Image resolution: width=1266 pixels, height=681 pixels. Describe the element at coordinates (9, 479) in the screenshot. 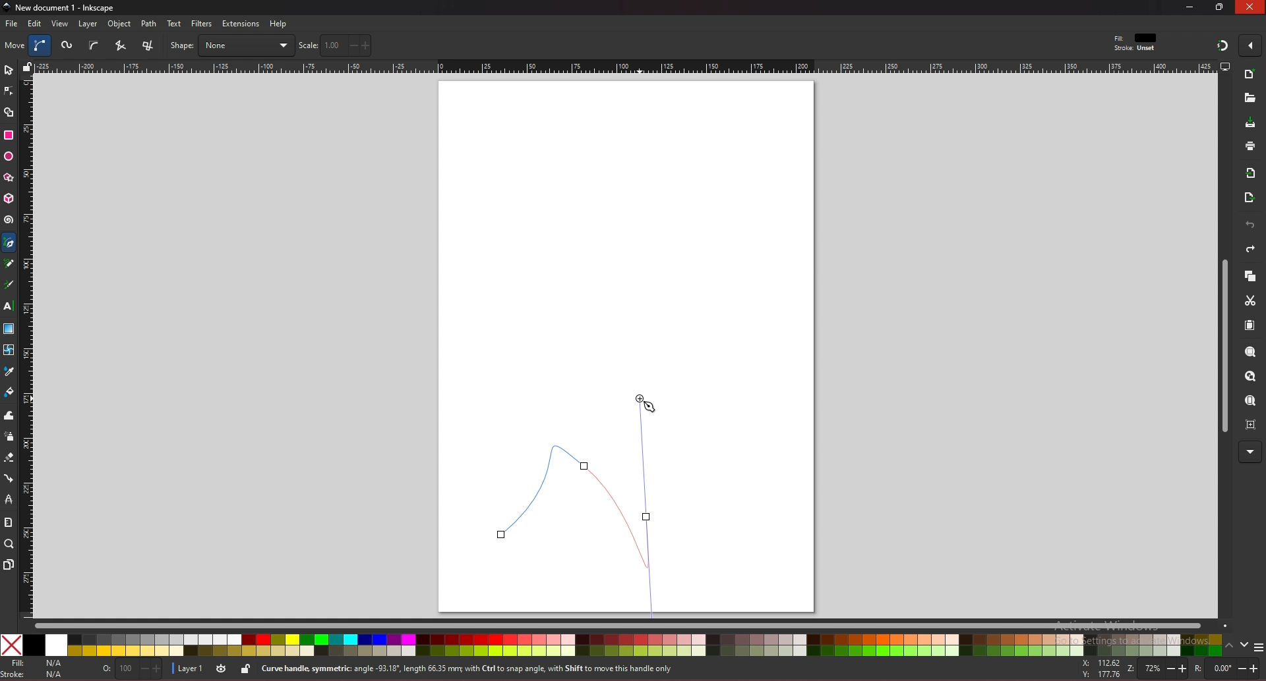

I see `connector` at that location.